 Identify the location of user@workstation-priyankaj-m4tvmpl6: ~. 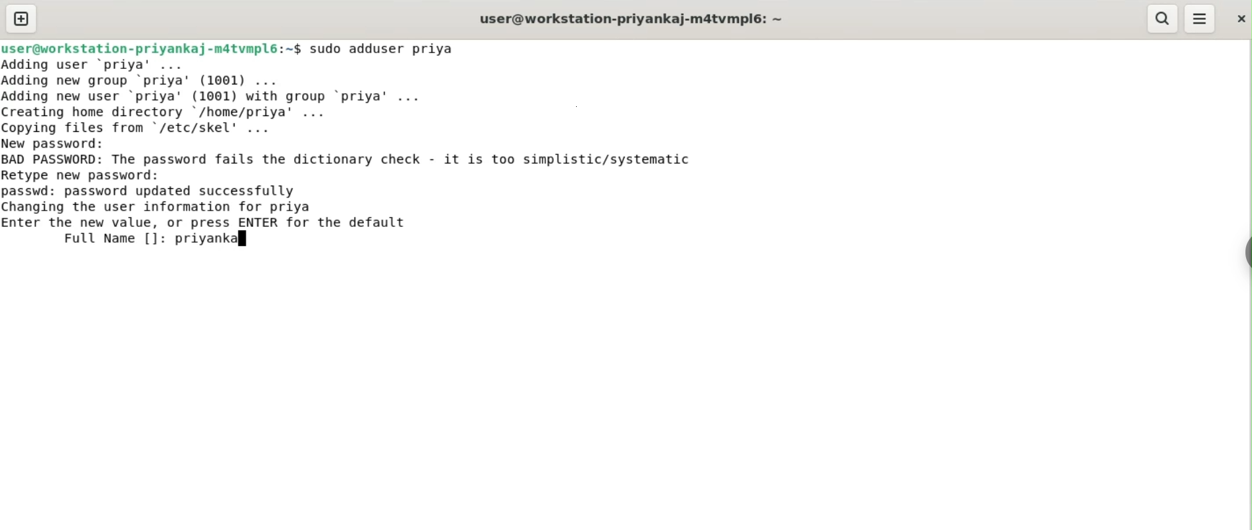
(631, 20).